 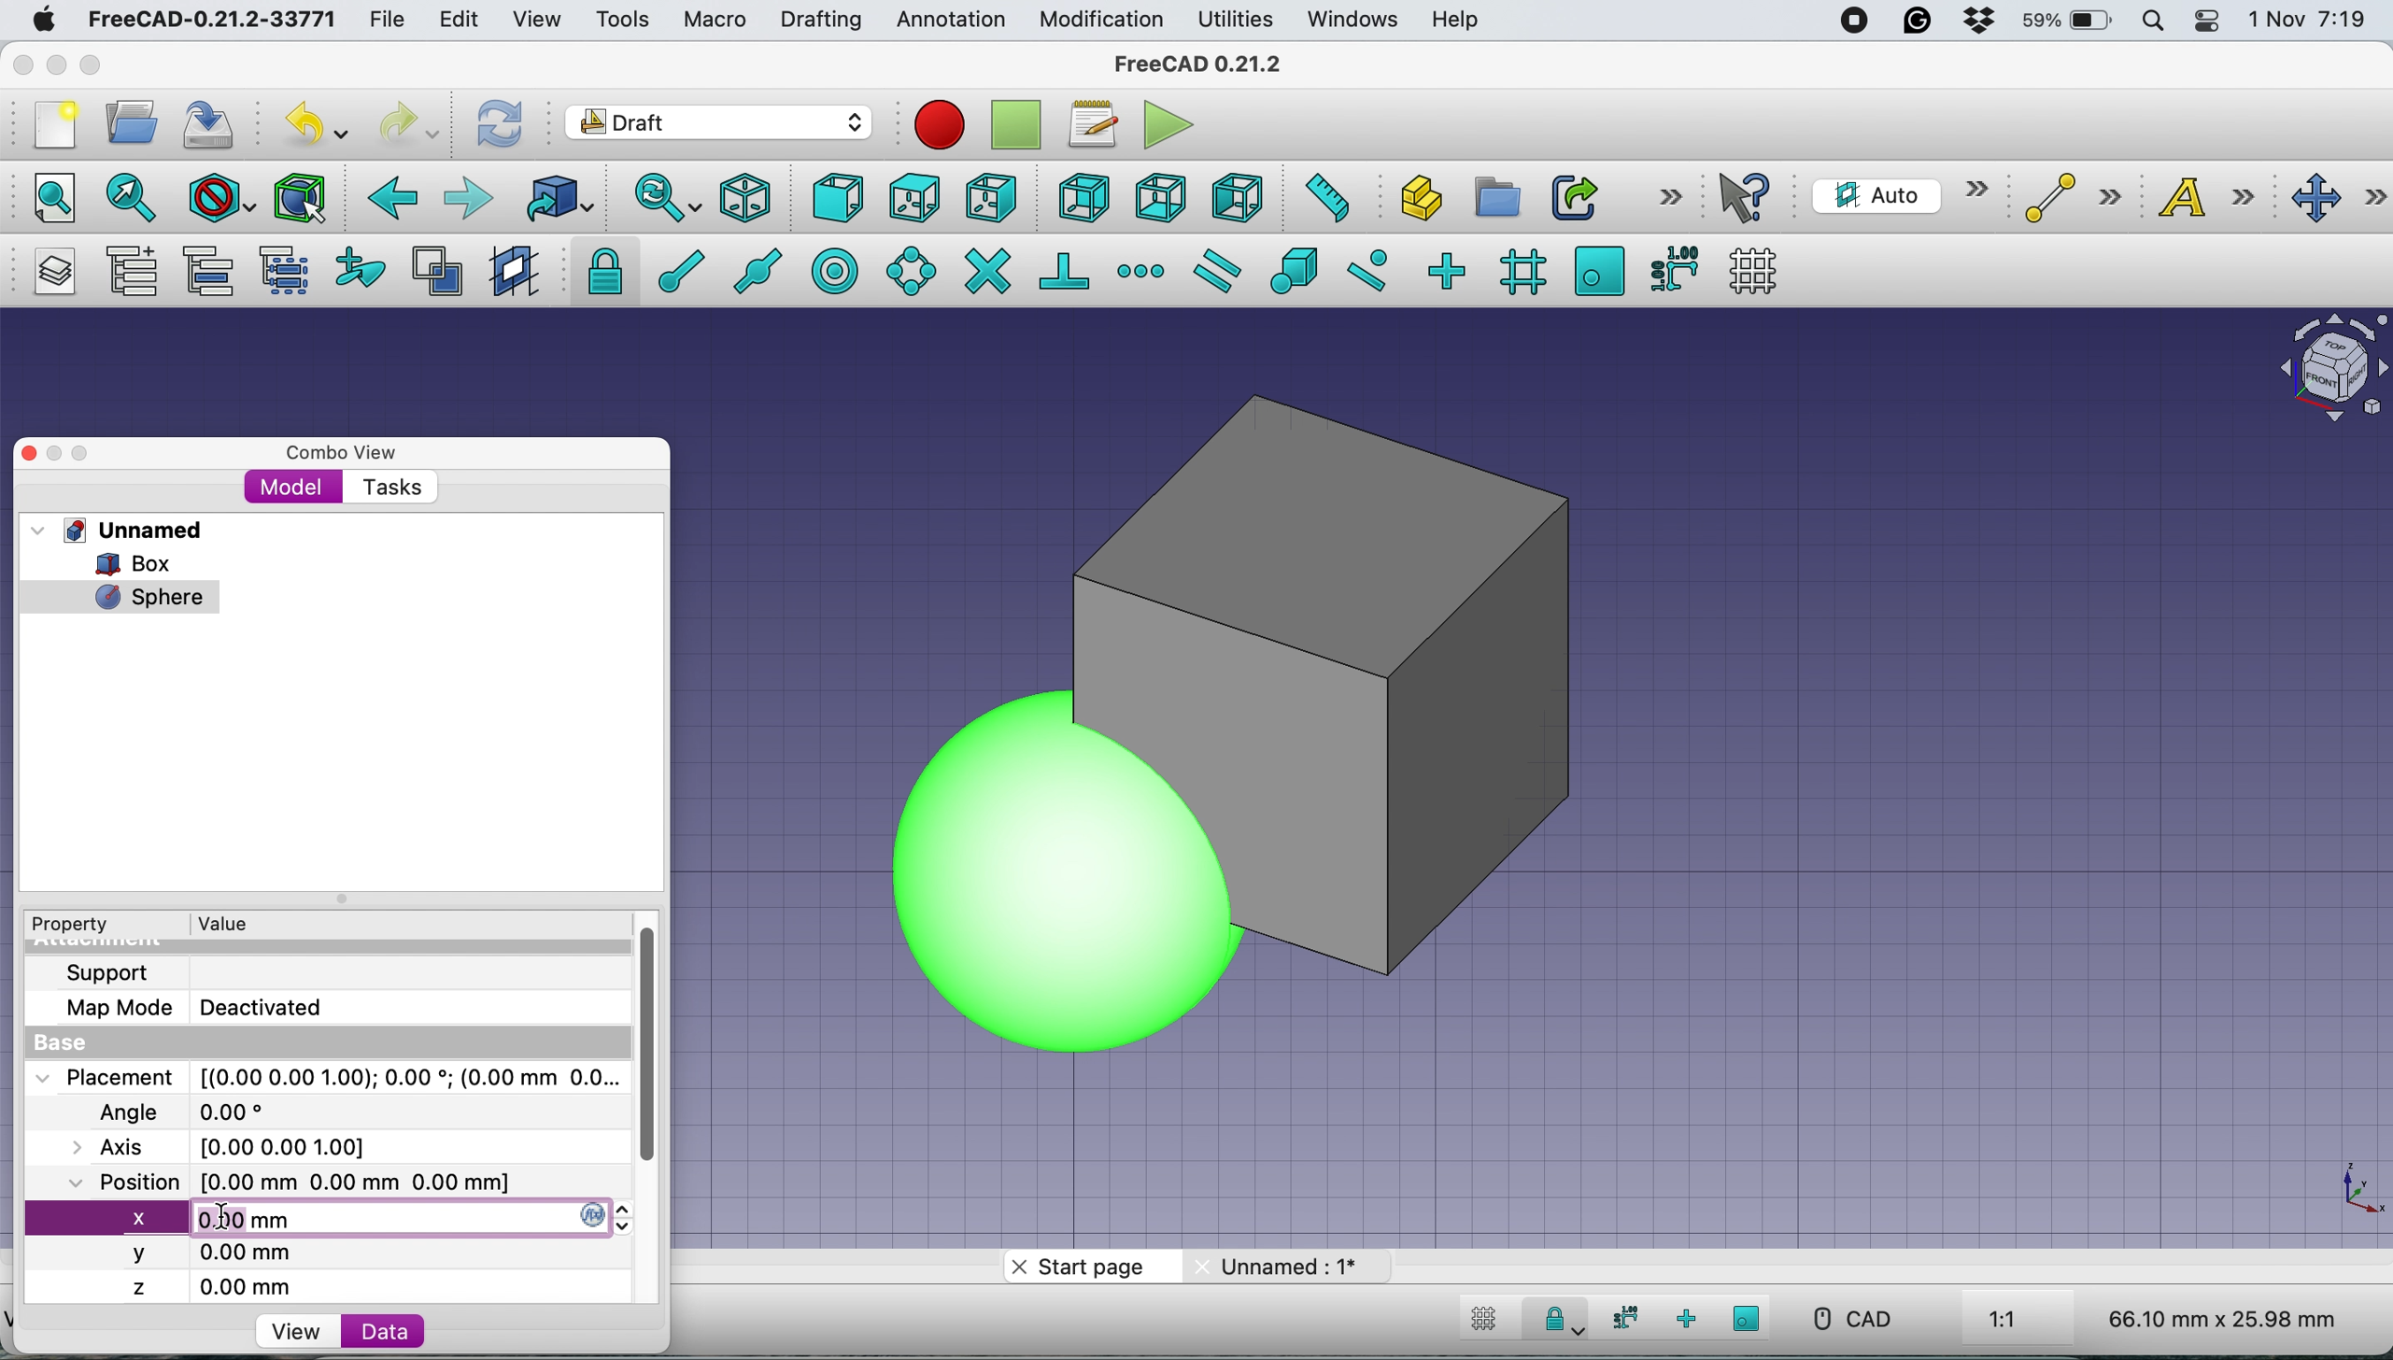 What do you see at coordinates (1212, 64) in the screenshot?
I see `freecad` at bounding box center [1212, 64].